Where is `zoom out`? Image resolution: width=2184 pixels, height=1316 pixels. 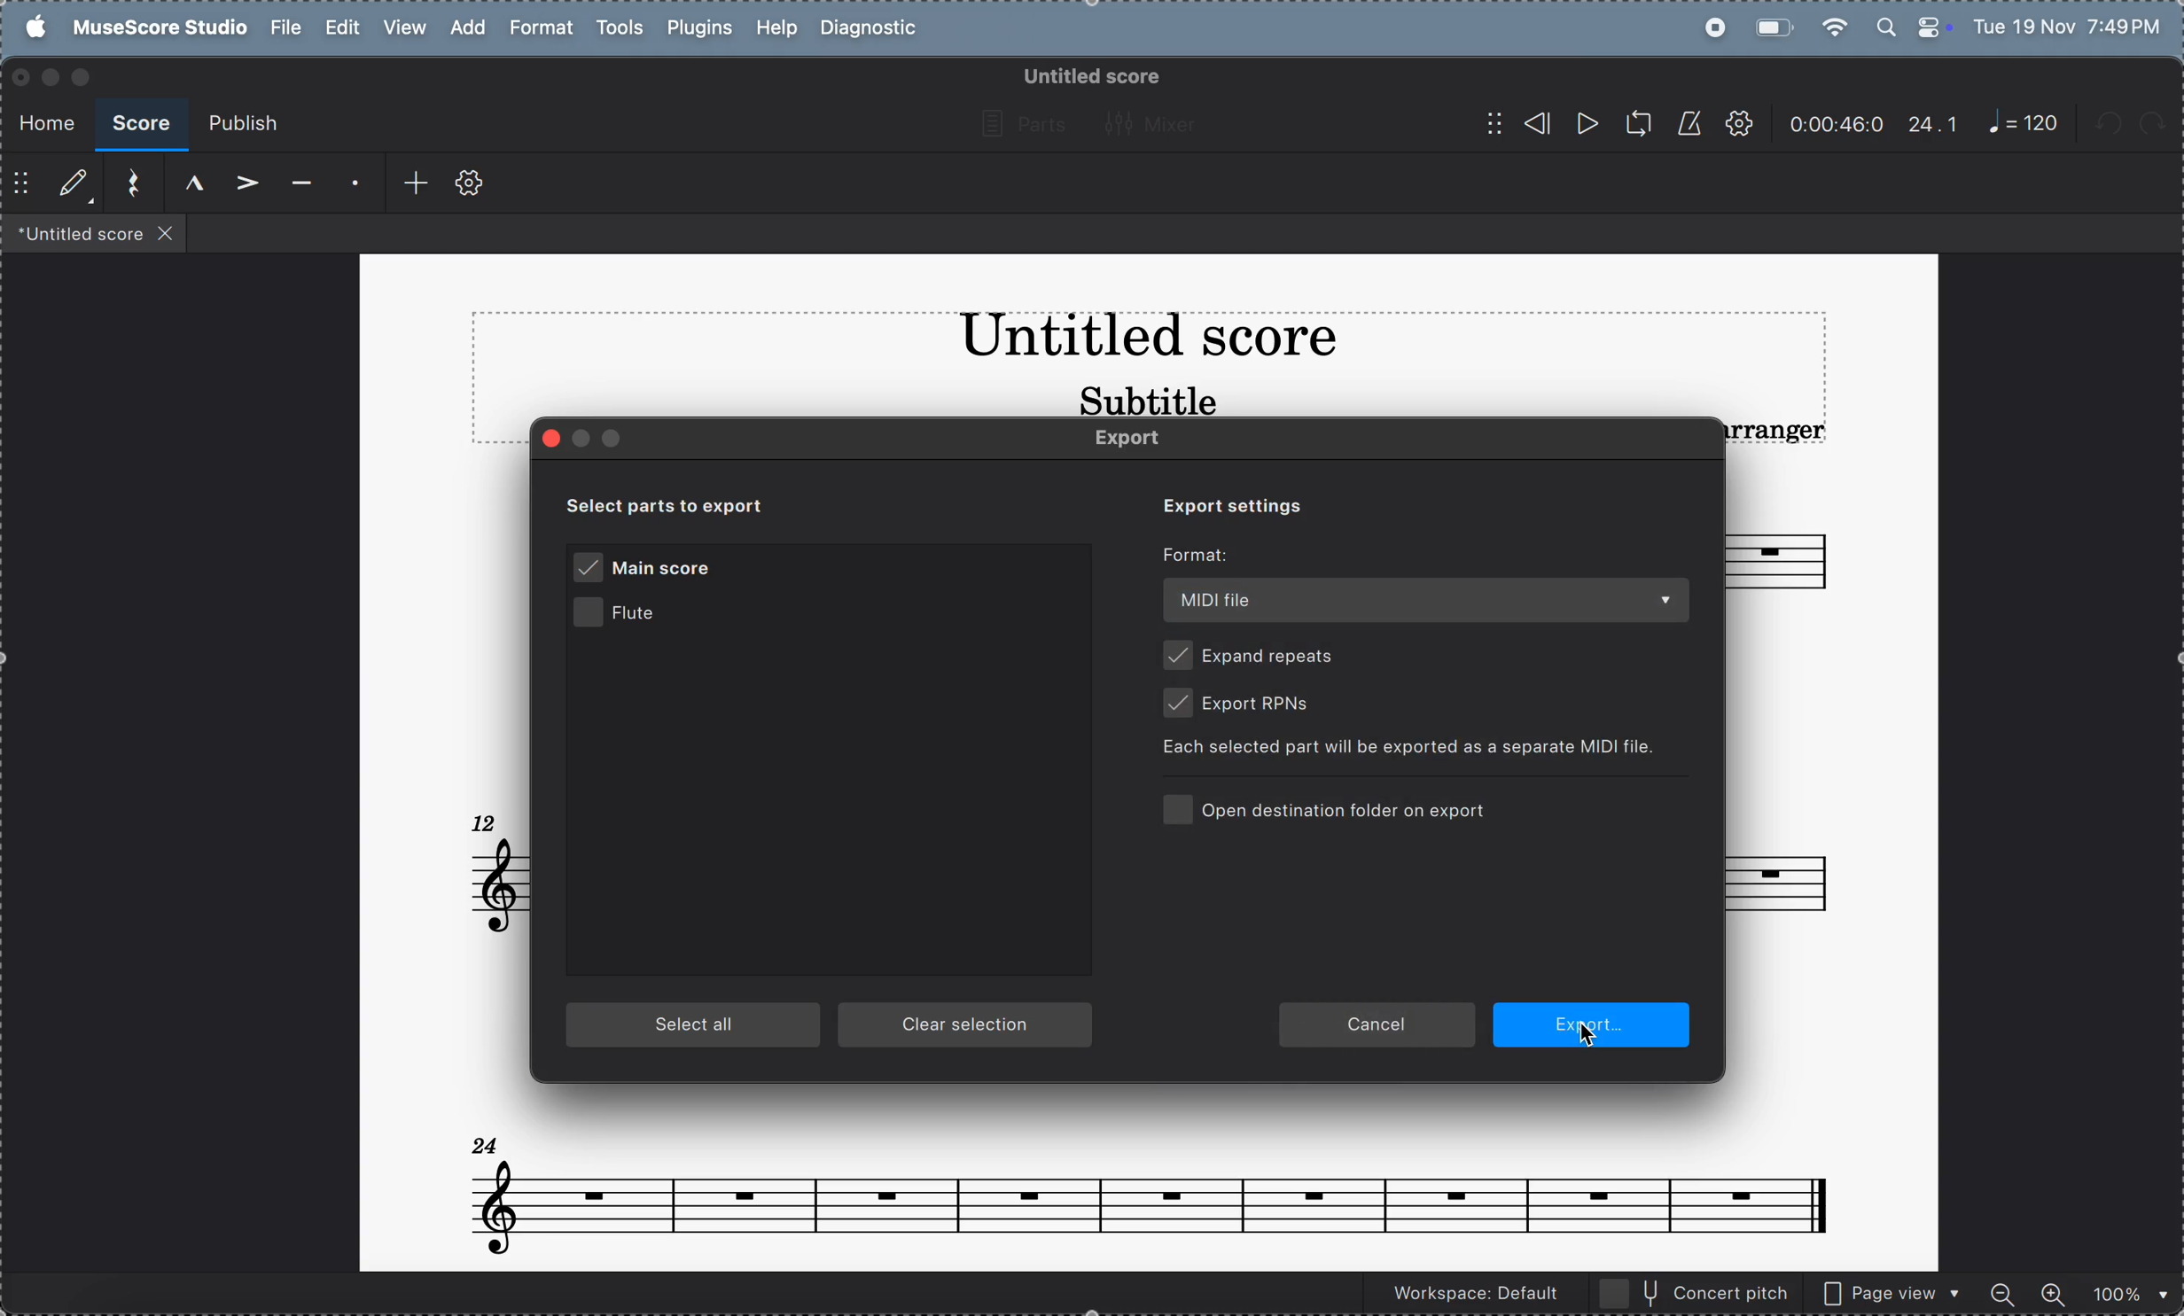
zoom out is located at coordinates (2005, 1290).